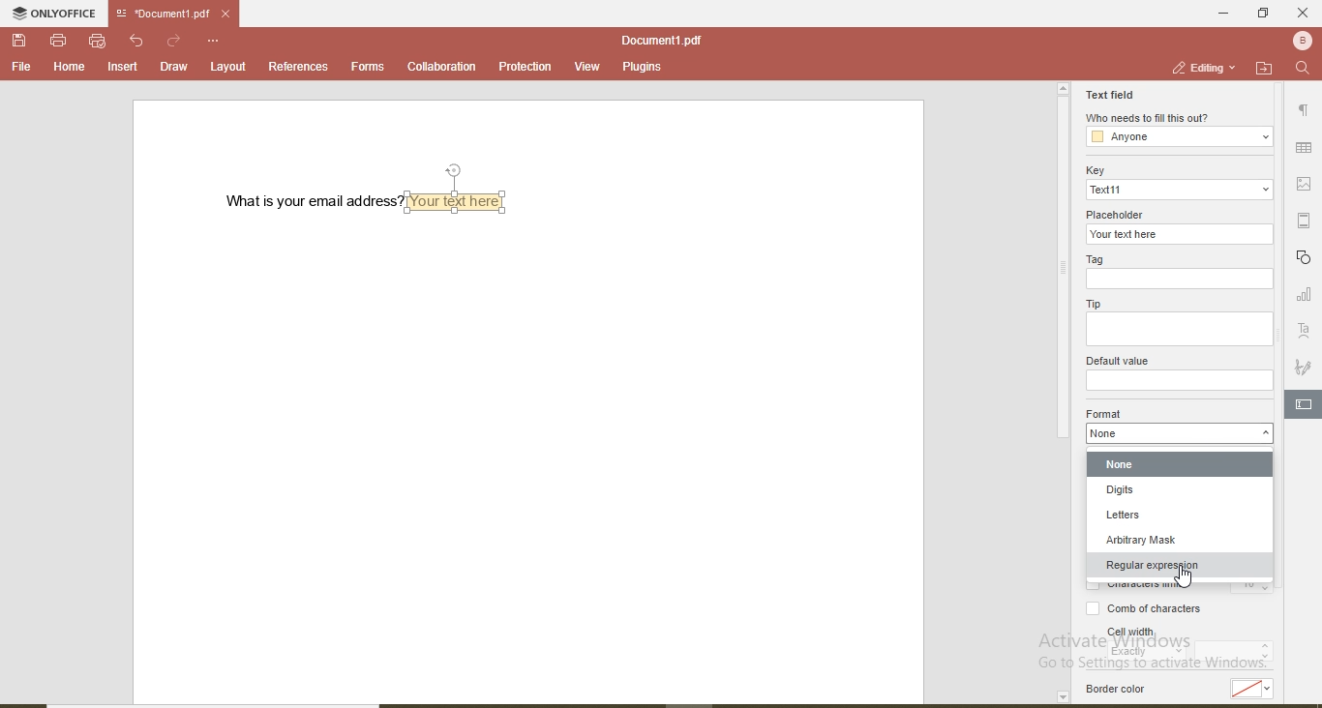 The image size is (1322, 708). Describe the element at coordinates (1099, 258) in the screenshot. I see `Tag` at that location.